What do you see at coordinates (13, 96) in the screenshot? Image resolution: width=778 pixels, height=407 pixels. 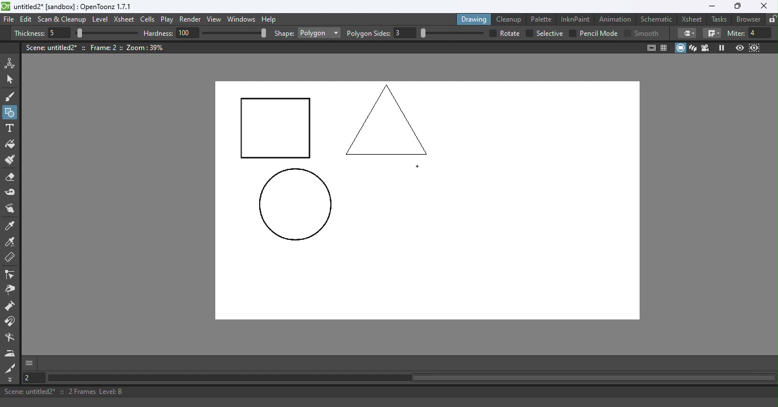 I see `Brush tool` at bounding box center [13, 96].